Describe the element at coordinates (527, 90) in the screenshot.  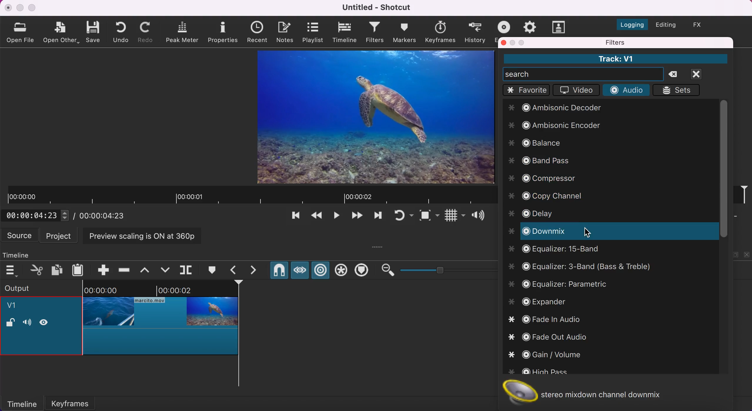
I see `favorite` at that location.